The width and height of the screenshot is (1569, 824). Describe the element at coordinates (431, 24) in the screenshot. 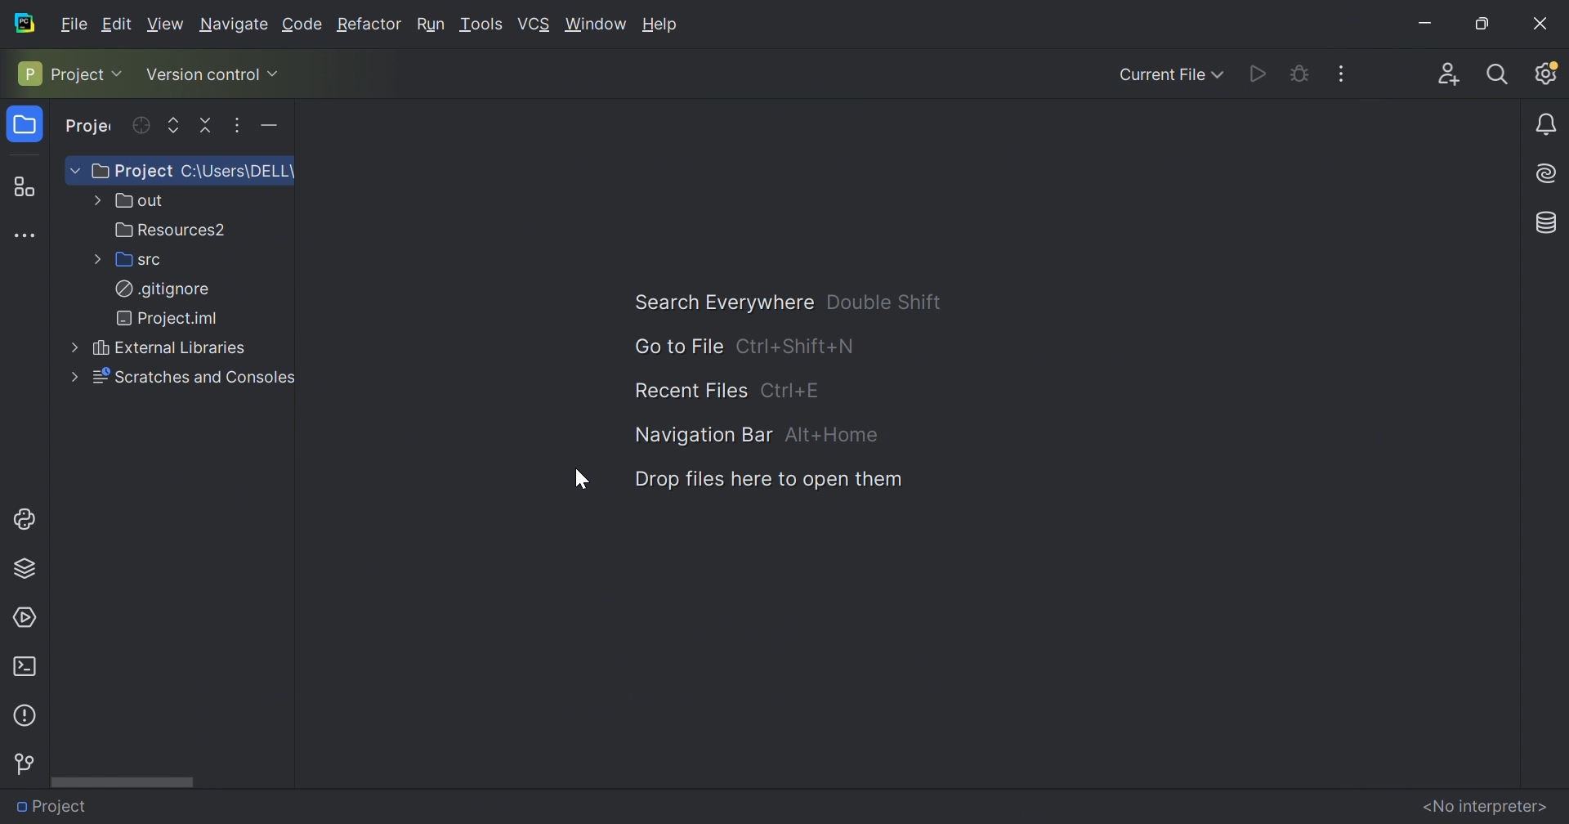

I see `Run` at that location.